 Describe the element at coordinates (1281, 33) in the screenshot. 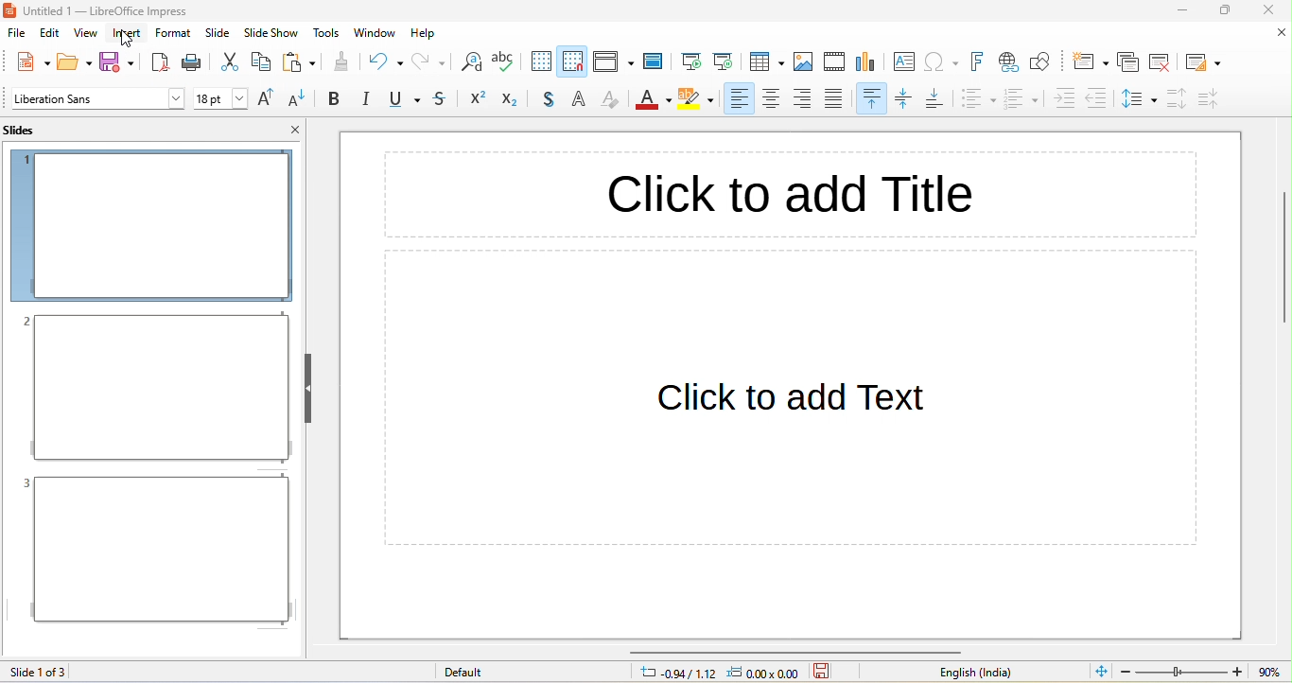

I see `close` at that location.